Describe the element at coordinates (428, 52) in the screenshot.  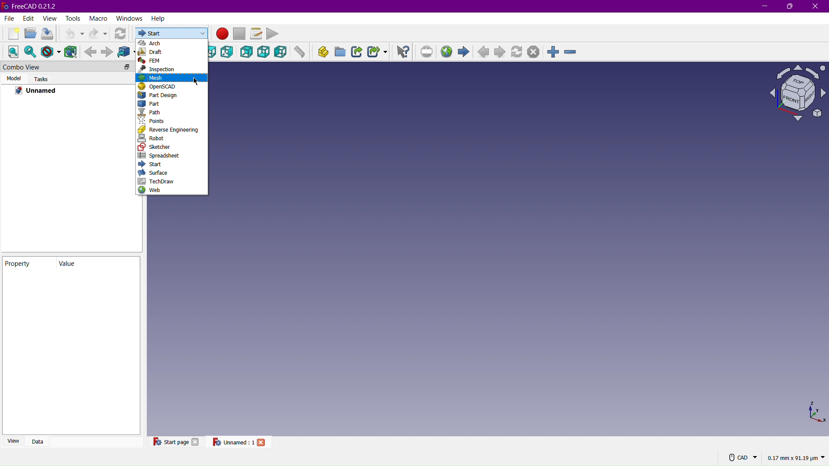
I see `Set webpage` at that location.